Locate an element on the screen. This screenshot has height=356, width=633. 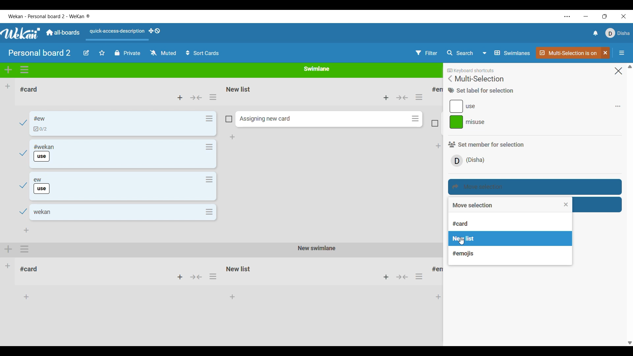
Title of current section is located at coordinates (481, 90).